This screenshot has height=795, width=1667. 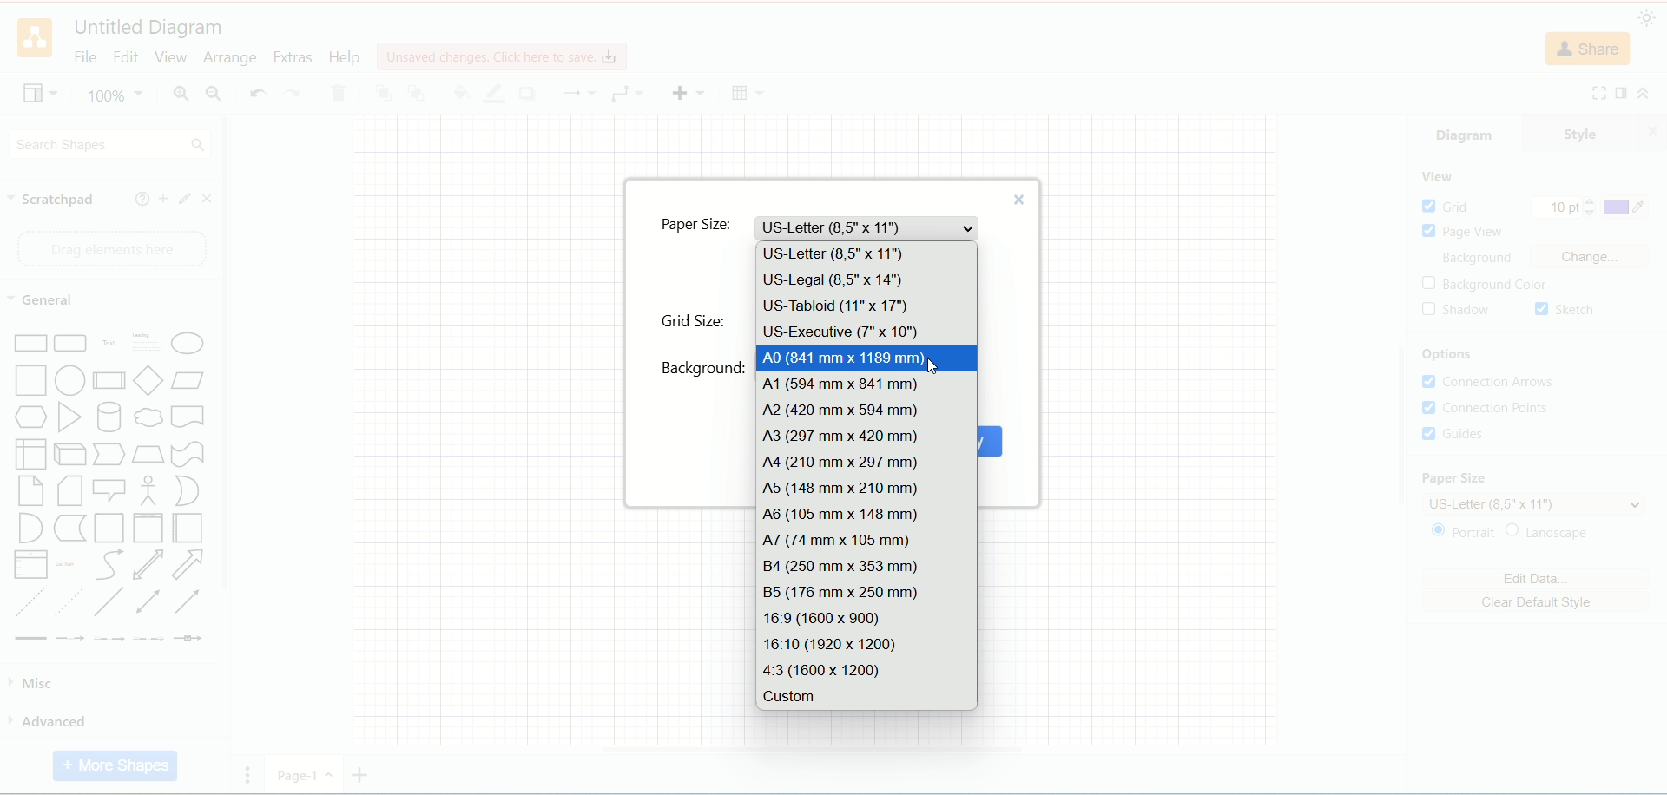 I want to click on Stick Figure, so click(x=148, y=491).